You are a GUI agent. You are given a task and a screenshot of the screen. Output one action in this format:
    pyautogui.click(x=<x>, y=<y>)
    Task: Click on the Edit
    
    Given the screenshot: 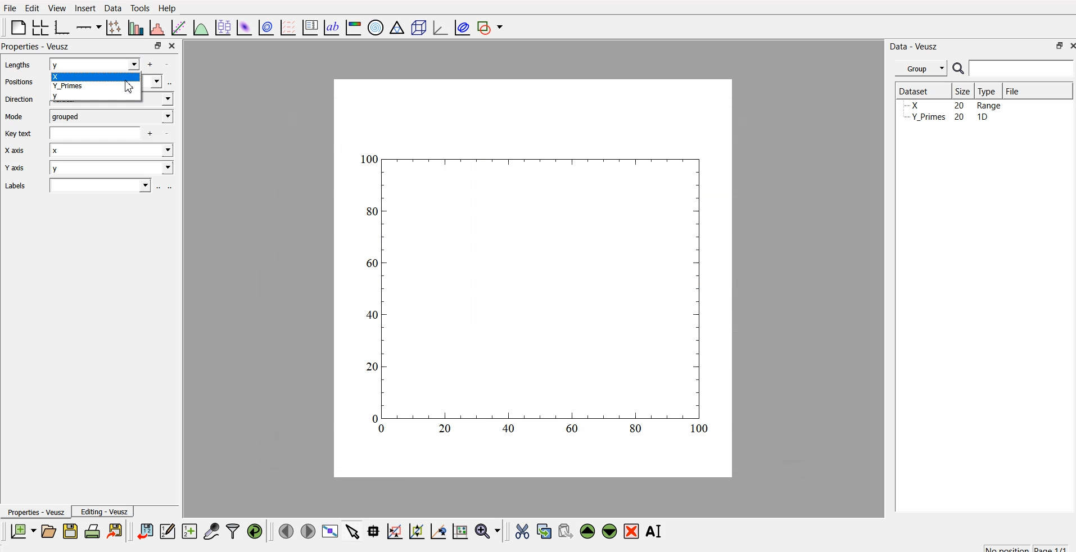 What is the action you would take?
    pyautogui.click(x=30, y=7)
    